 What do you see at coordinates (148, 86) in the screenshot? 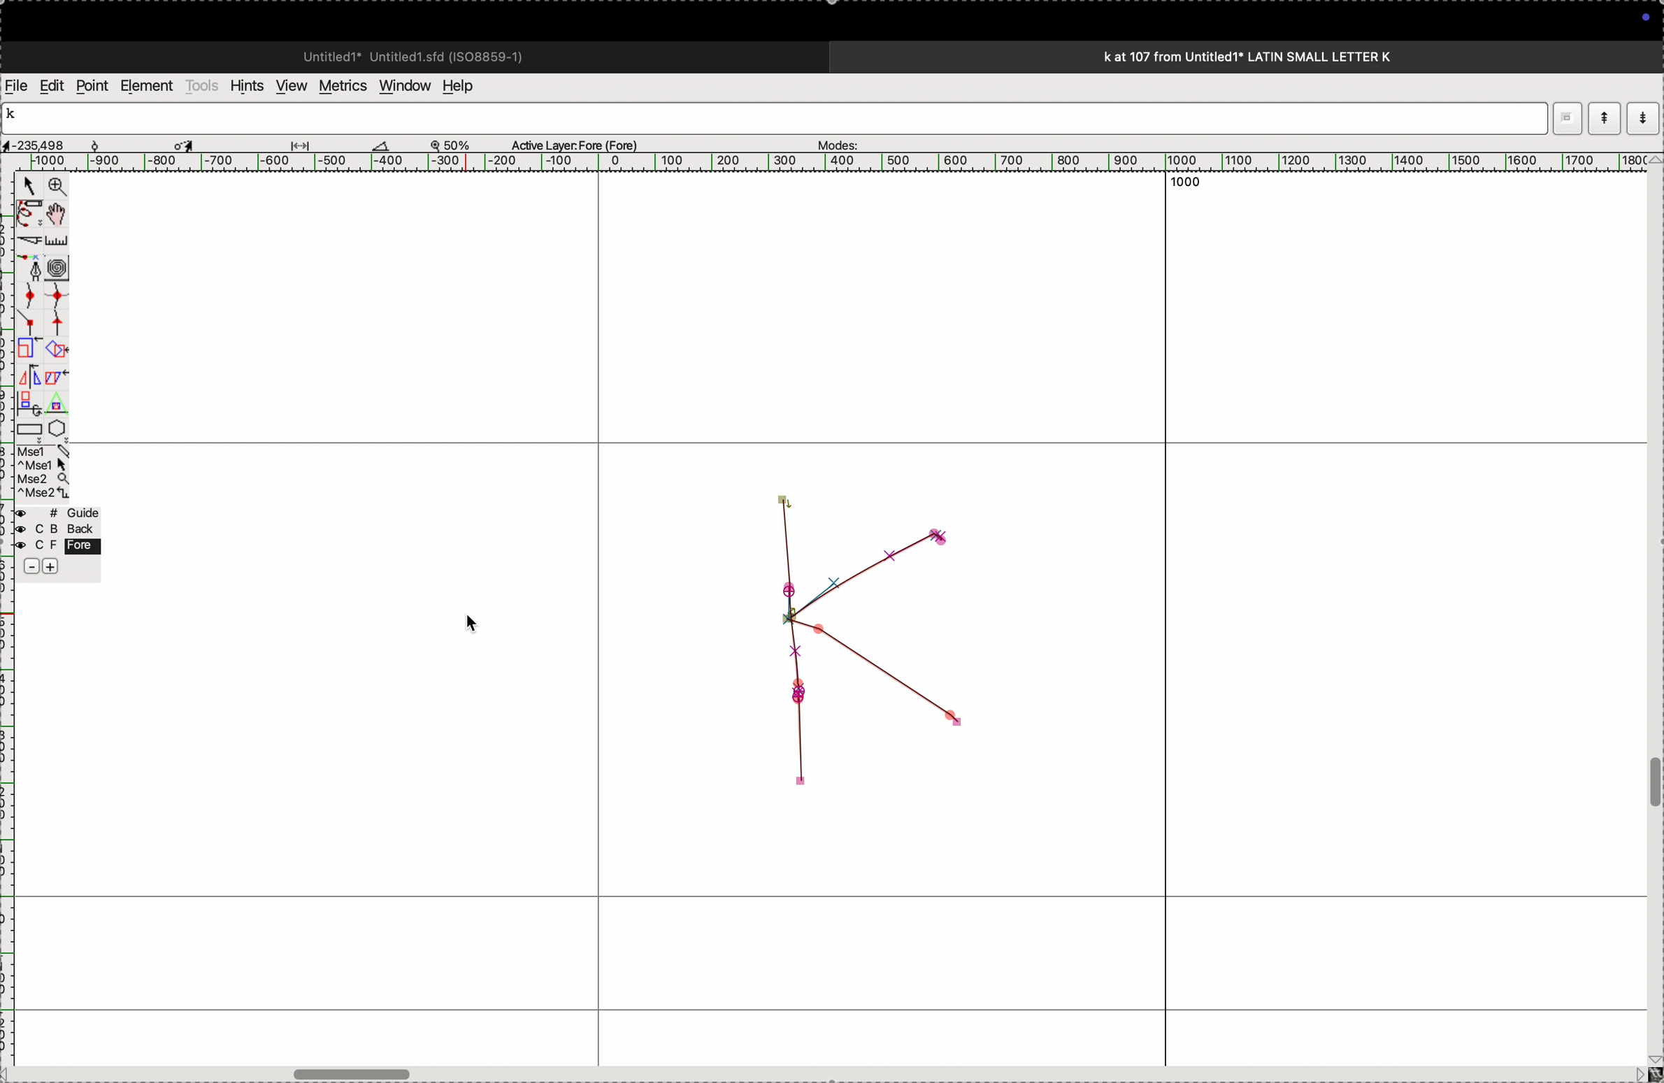
I see `element` at bounding box center [148, 86].